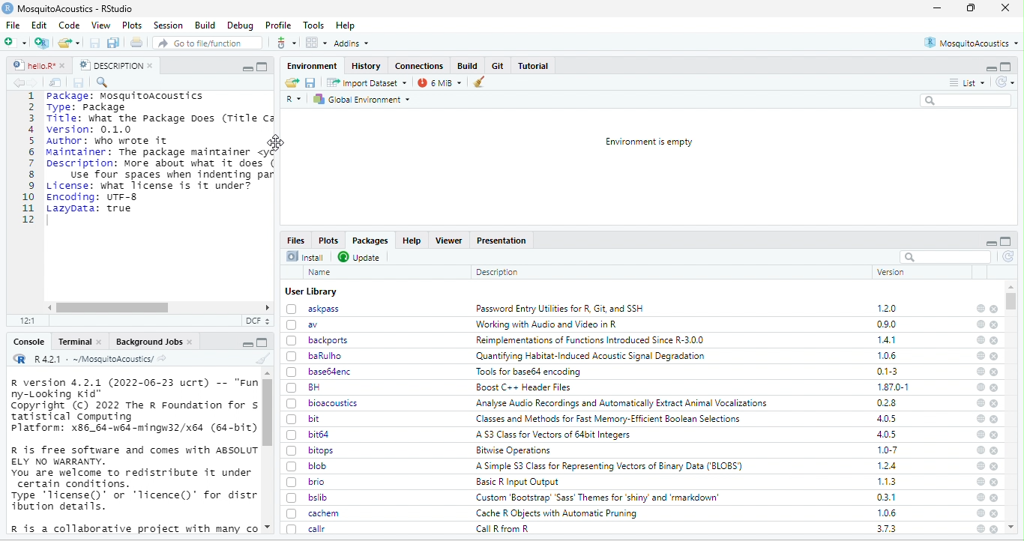 This screenshot has height=541, width=1024. Describe the element at coordinates (311, 308) in the screenshot. I see `askpass` at that location.